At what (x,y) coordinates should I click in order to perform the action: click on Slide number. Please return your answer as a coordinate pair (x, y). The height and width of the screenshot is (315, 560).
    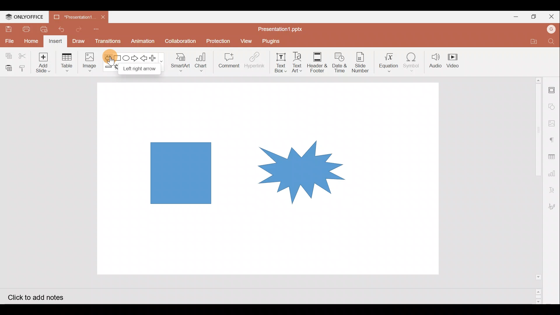
    Looking at the image, I should click on (361, 62).